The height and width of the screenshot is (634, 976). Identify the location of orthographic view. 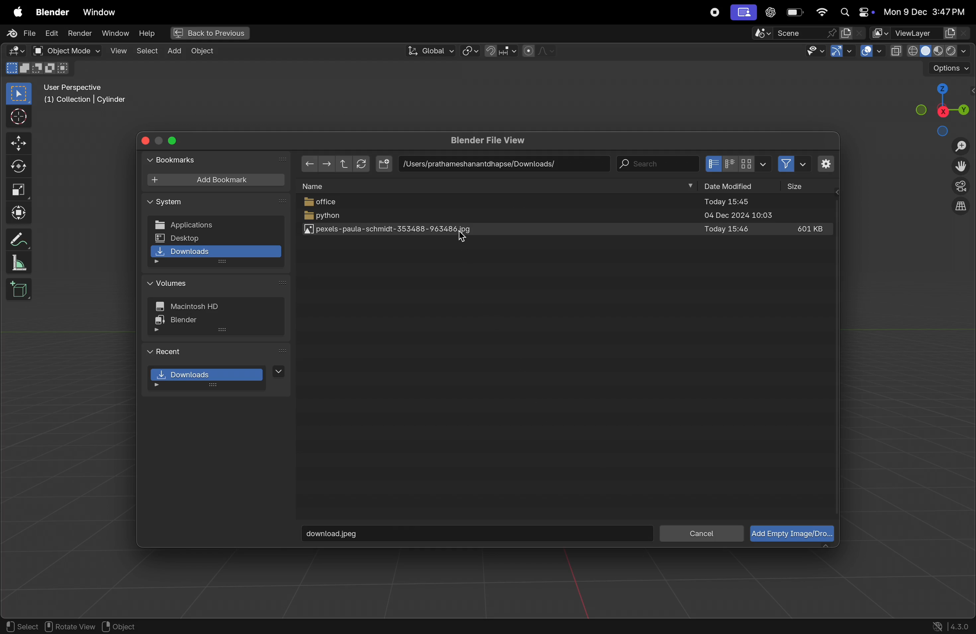
(962, 208).